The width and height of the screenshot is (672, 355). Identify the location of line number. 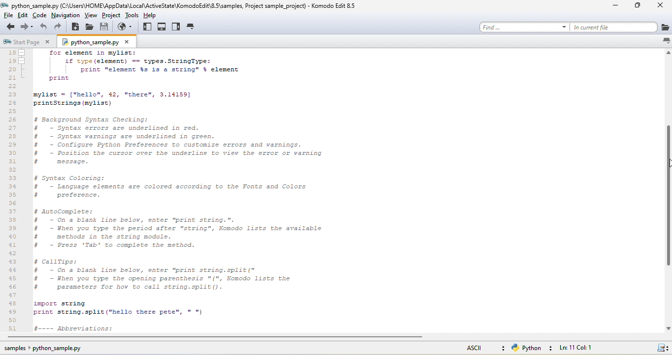
(14, 190).